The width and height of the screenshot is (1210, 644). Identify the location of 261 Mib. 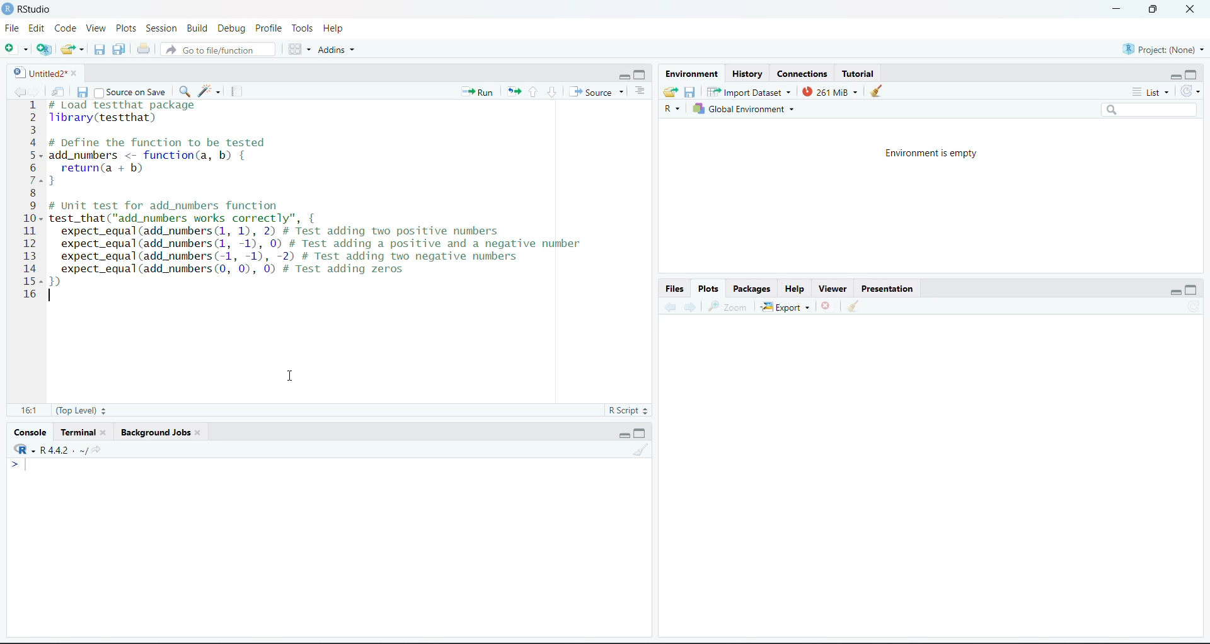
(831, 92).